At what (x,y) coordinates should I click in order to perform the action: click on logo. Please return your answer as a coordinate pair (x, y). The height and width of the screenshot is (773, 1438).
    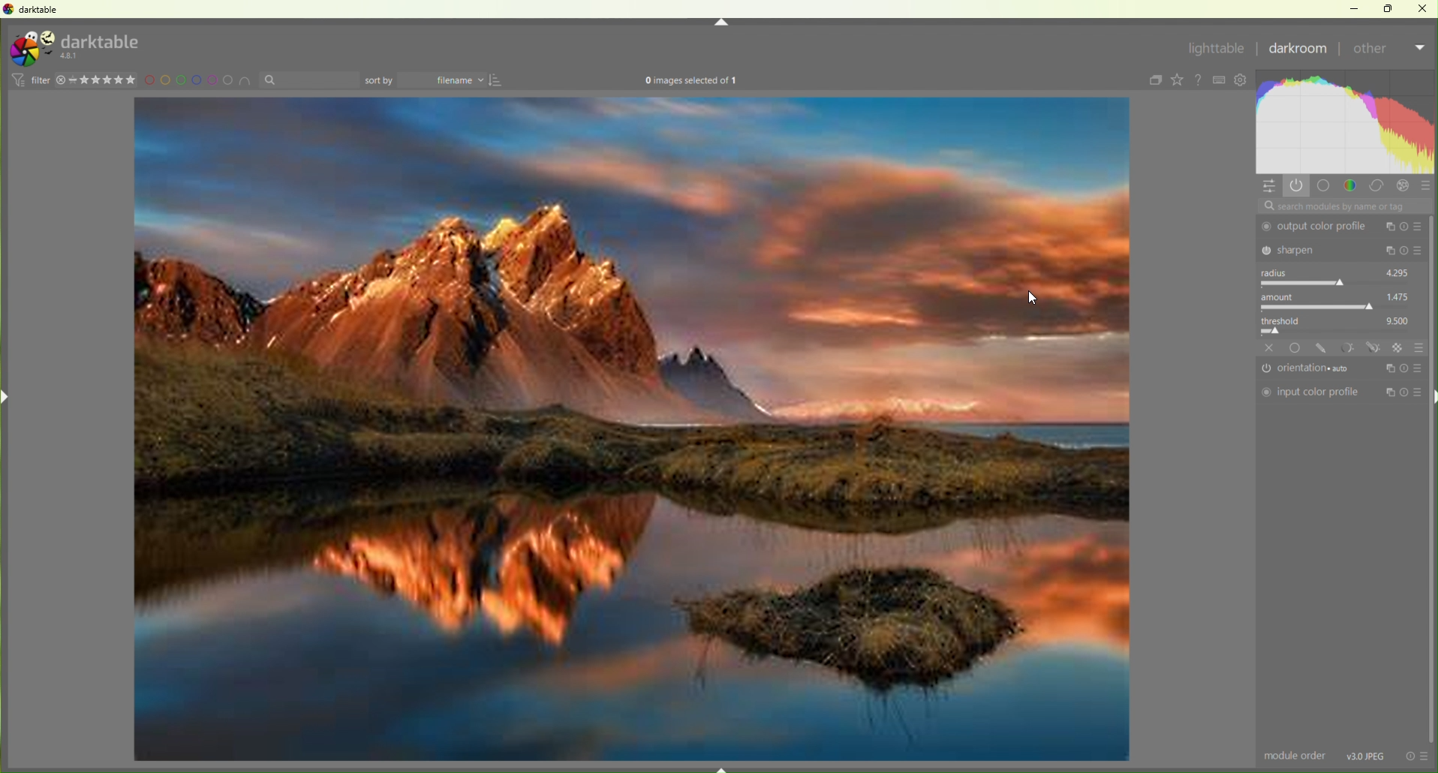
    Looking at the image, I should click on (31, 49).